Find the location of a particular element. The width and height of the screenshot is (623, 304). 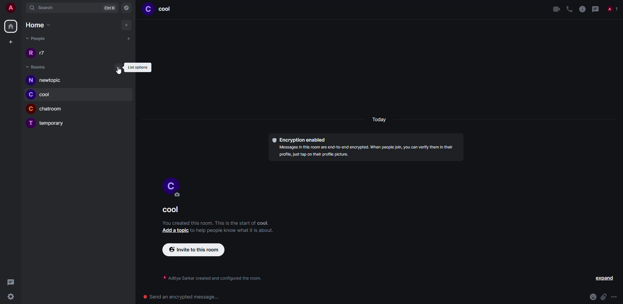

search is located at coordinates (48, 8).